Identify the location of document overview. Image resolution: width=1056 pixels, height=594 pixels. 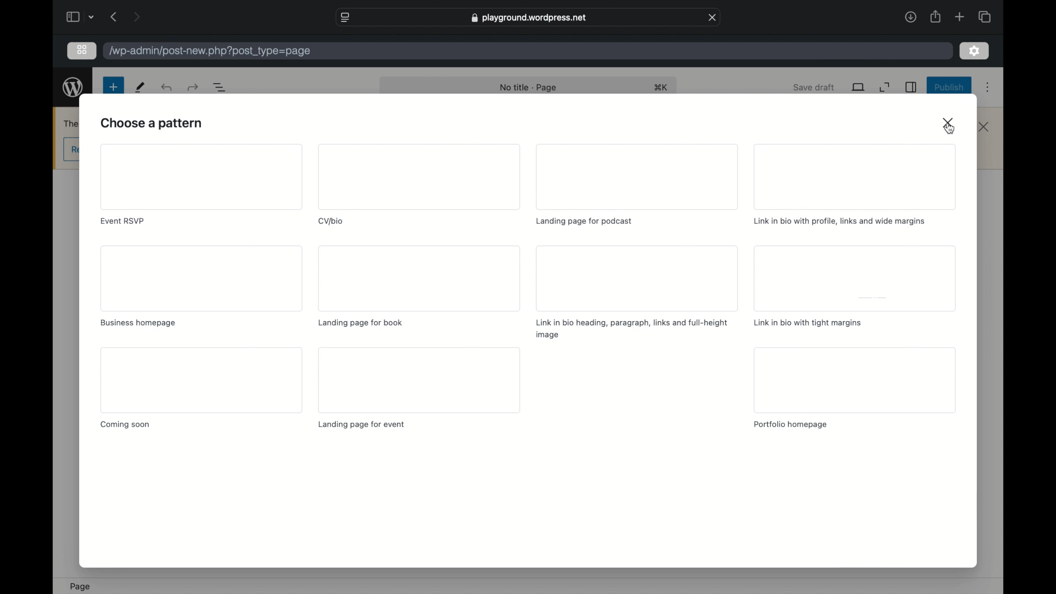
(219, 86).